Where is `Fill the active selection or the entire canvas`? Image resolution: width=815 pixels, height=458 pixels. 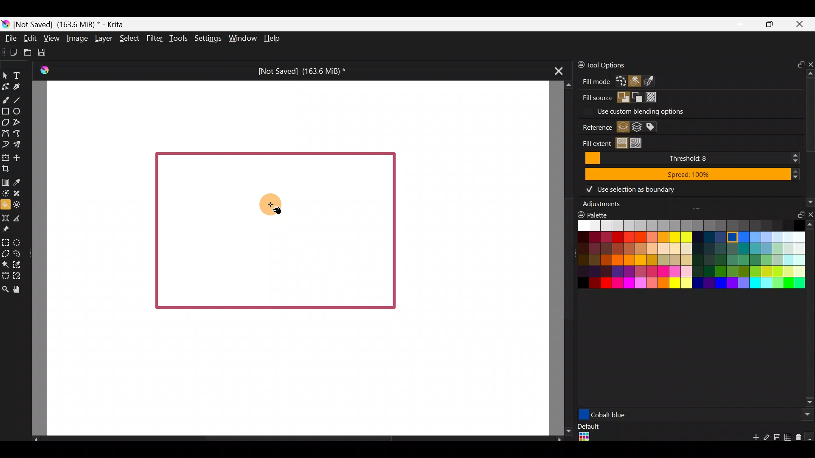
Fill the active selection or the entire canvas is located at coordinates (621, 81).